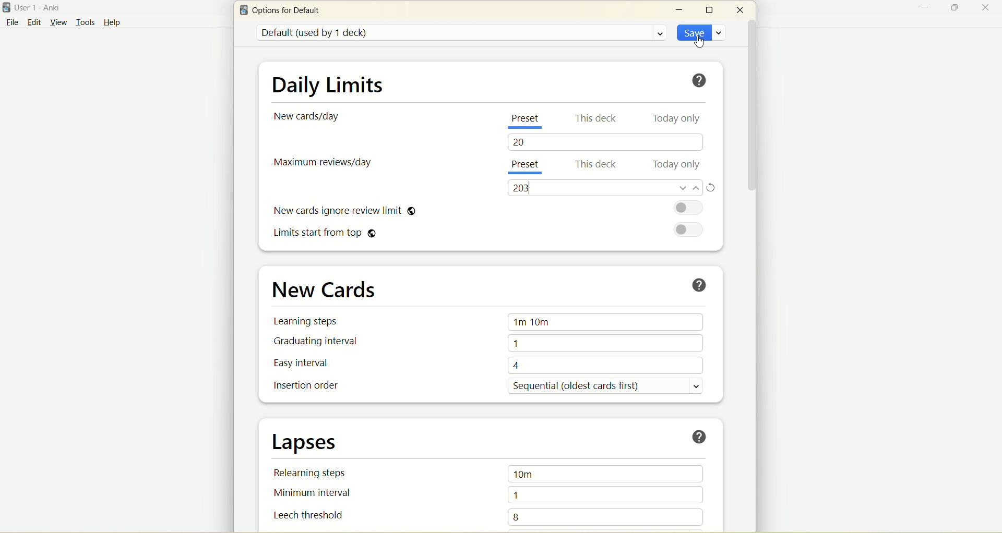  Describe the element at coordinates (610, 494) in the screenshot. I see `1` at that location.